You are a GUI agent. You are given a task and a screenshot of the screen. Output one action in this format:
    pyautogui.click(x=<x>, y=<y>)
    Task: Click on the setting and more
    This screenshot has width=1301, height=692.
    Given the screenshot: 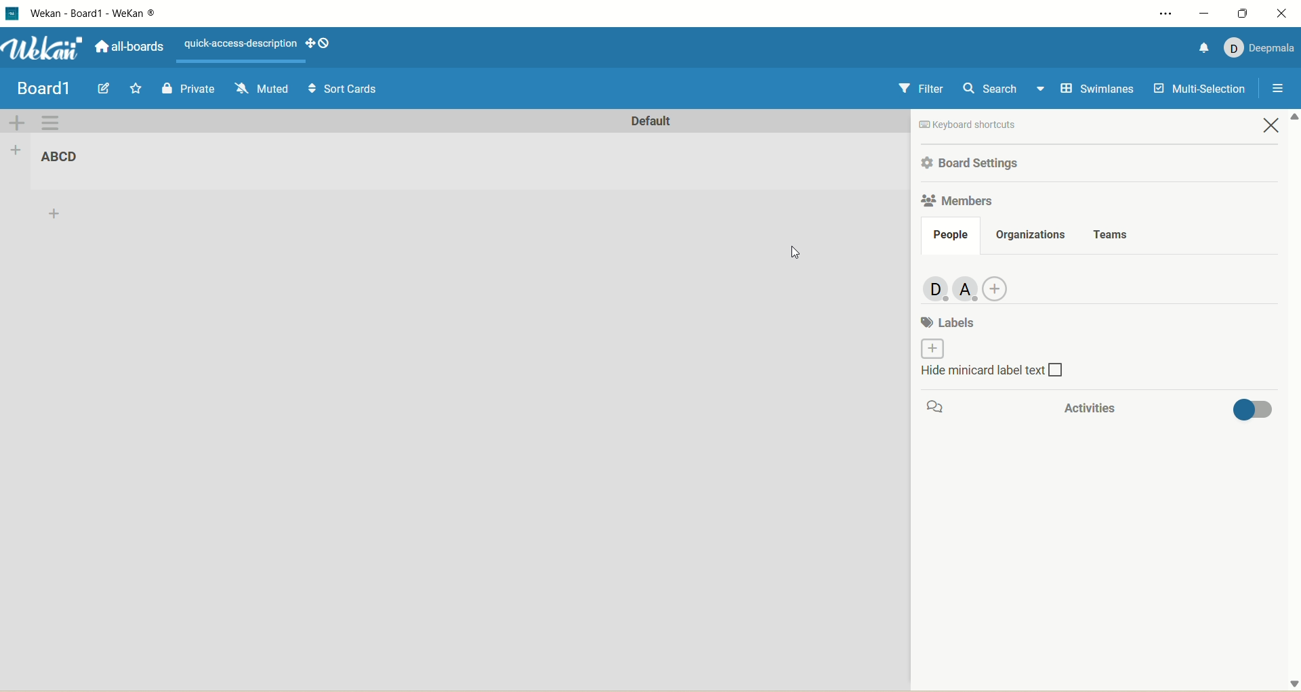 What is the action you would take?
    pyautogui.click(x=1160, y=12)
    